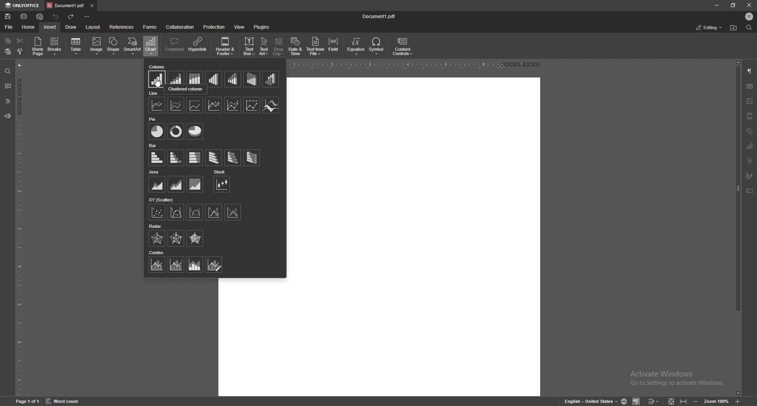 The height and width of the screenshot is (406, 757). What do you see at coordinates (750, 161) in the screenshot?
I see `text art` at bounding box center [750, 161].